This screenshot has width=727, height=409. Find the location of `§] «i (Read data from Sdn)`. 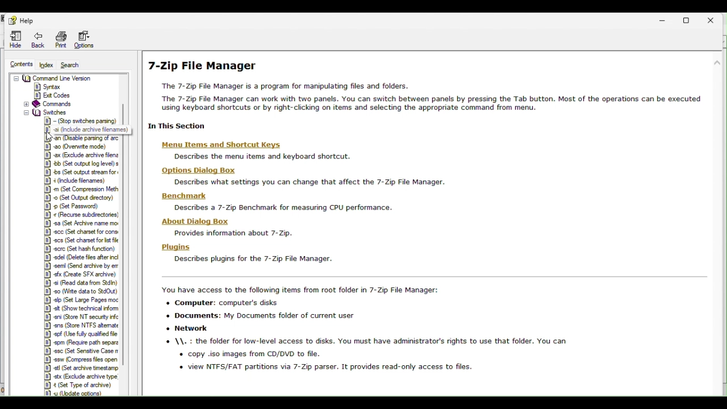

§] «i (Read data from Sdn) is located at coordinates (82, 282).